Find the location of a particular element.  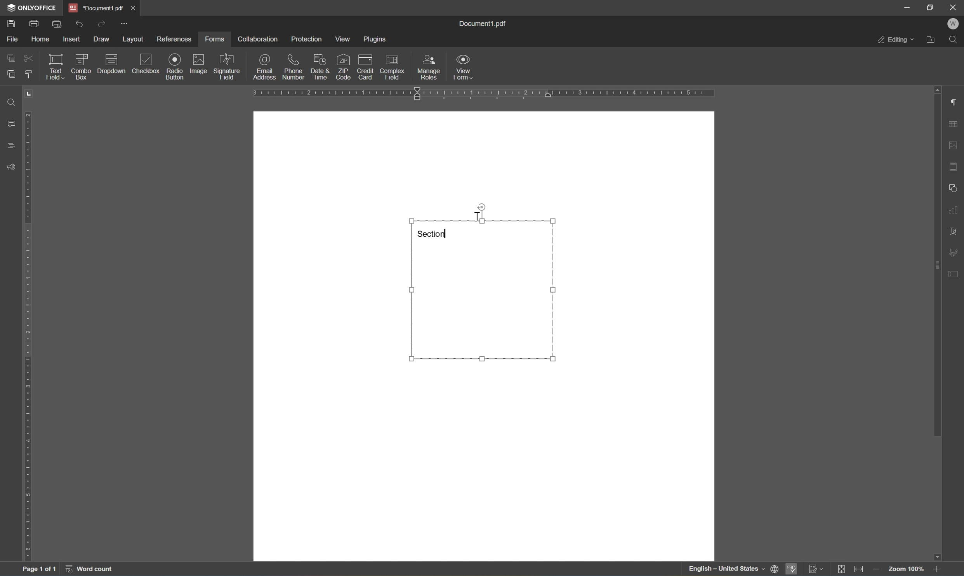

close is located at coordinates (134, 7).